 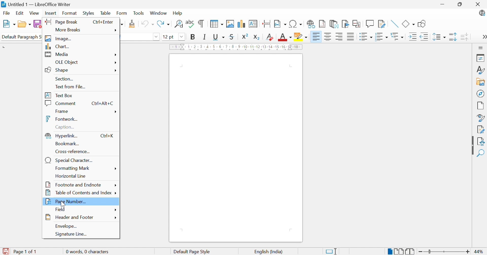 I want to click on Manage changes, so click(x=481, y=129).